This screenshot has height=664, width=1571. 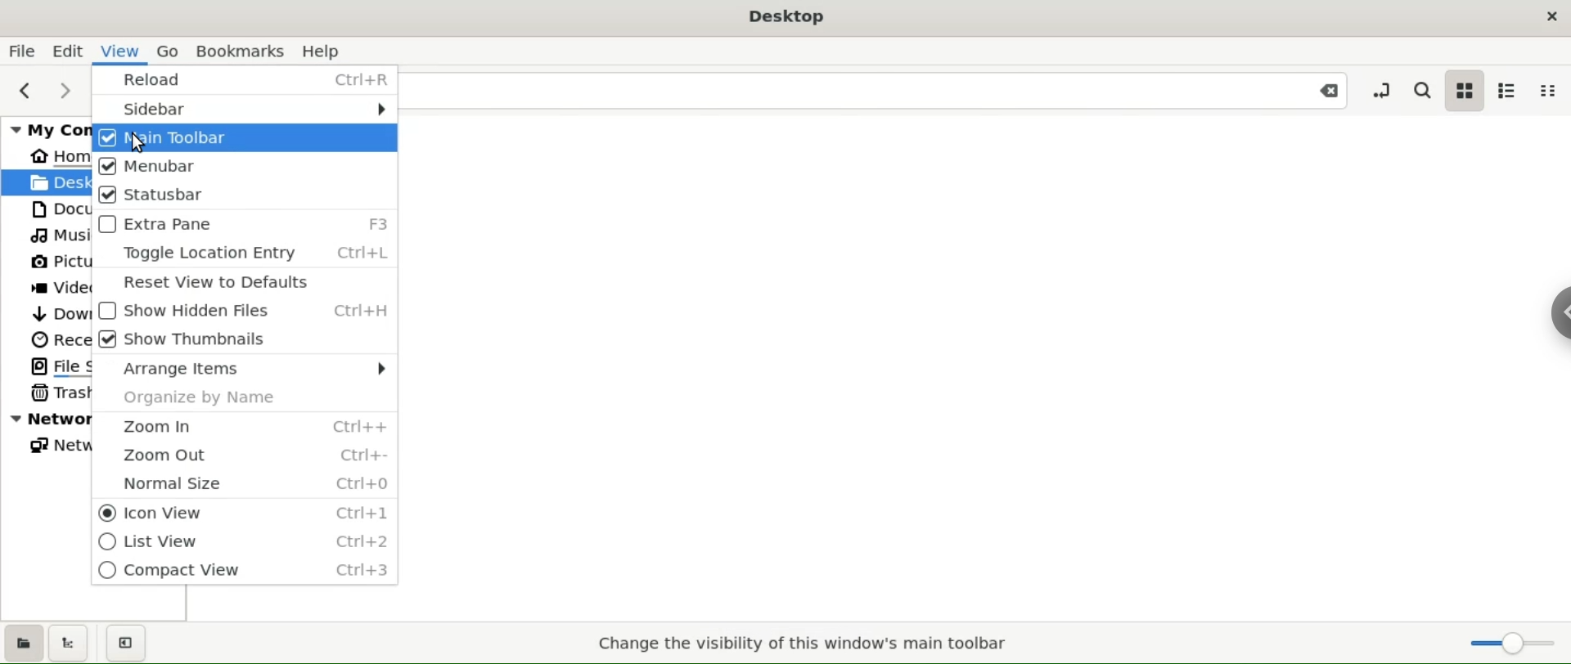 I want to click on next, so click(x=67, y=91).